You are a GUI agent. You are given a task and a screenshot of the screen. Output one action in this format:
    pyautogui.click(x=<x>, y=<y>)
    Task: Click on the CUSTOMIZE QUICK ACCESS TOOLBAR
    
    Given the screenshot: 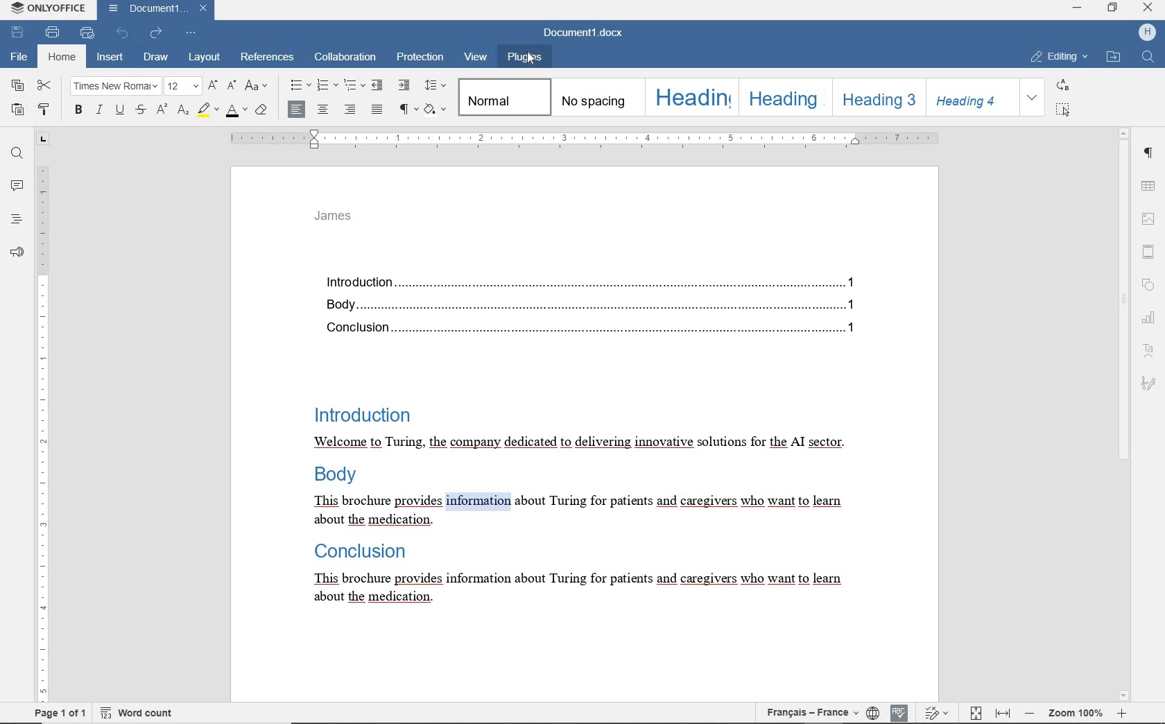 What is the action you would take?
    pyautogui.click(x=191, y=33)
    